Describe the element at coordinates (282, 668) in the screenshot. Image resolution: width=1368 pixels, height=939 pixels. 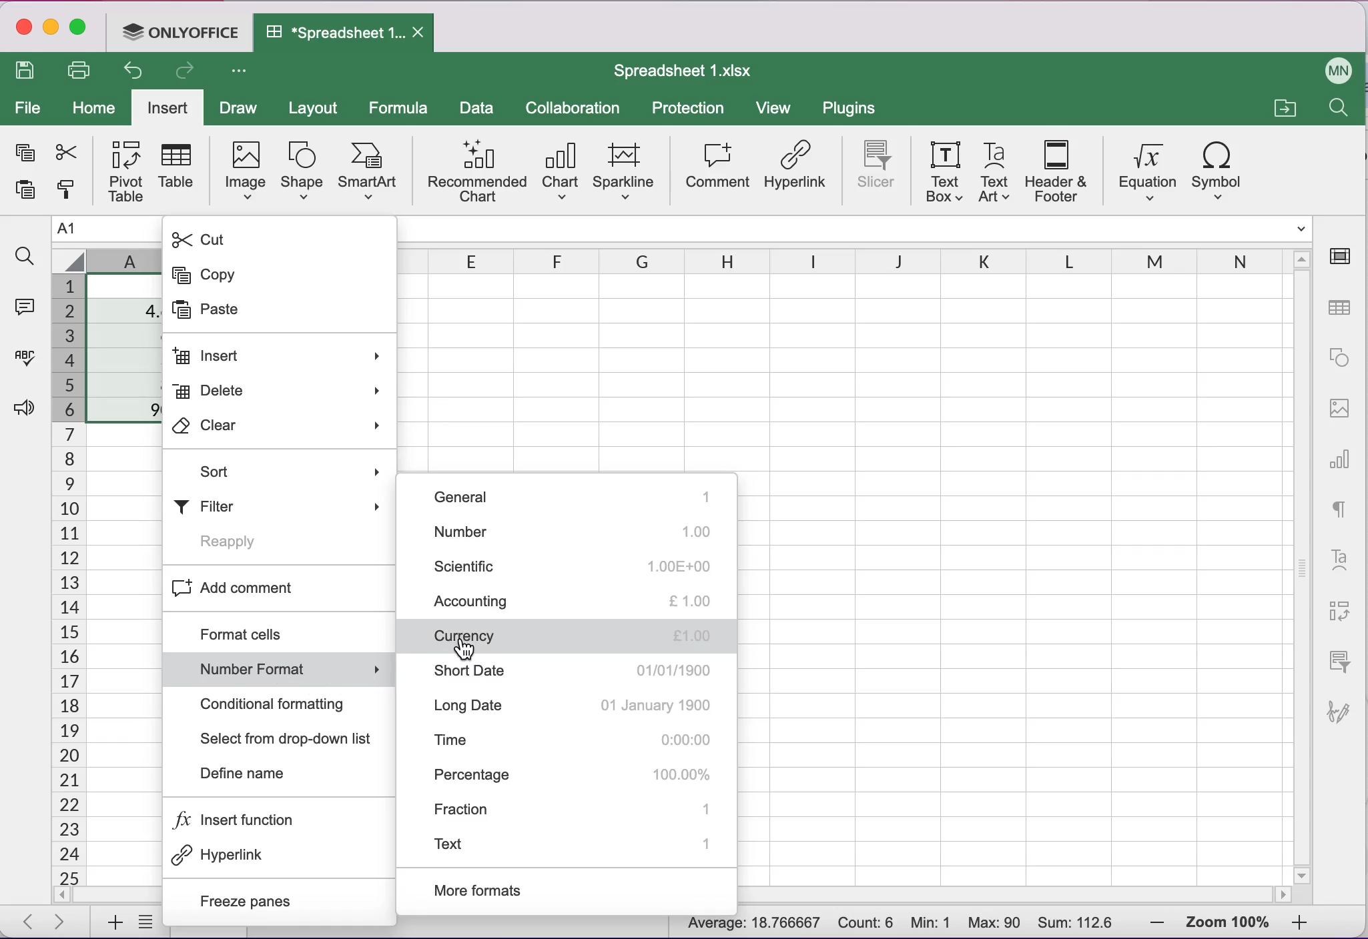
I see `Number format` at that location.